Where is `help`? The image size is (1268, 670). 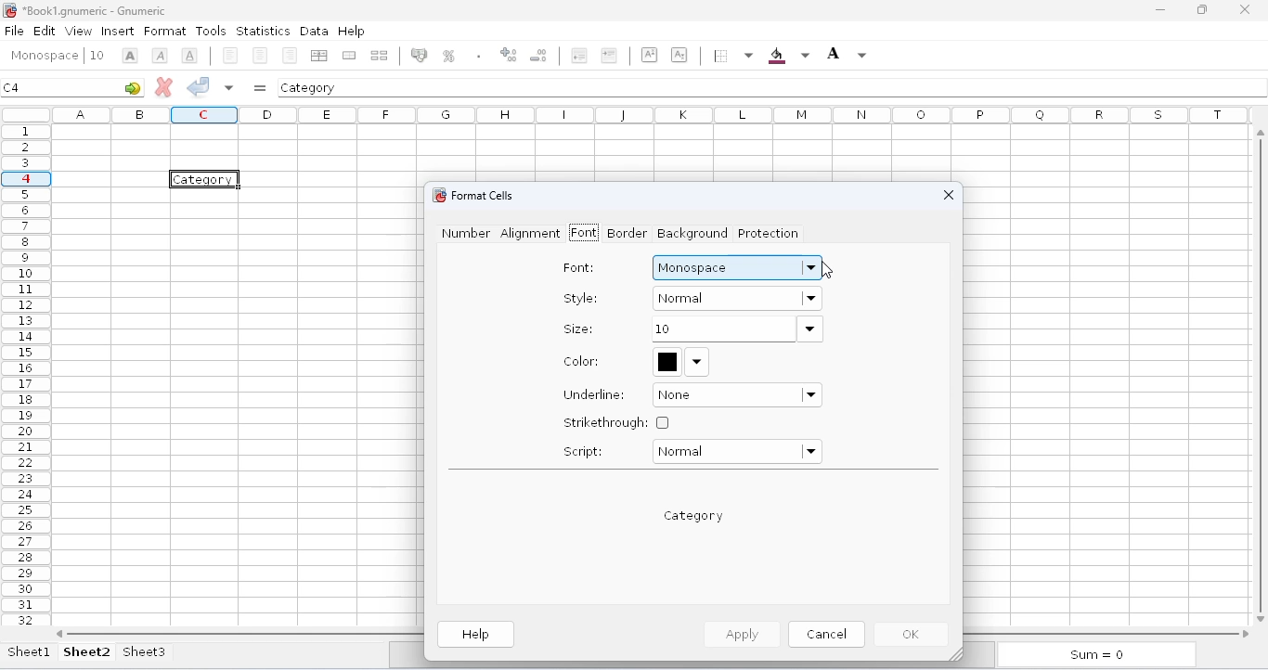
help is located at coordinates (351, 30).